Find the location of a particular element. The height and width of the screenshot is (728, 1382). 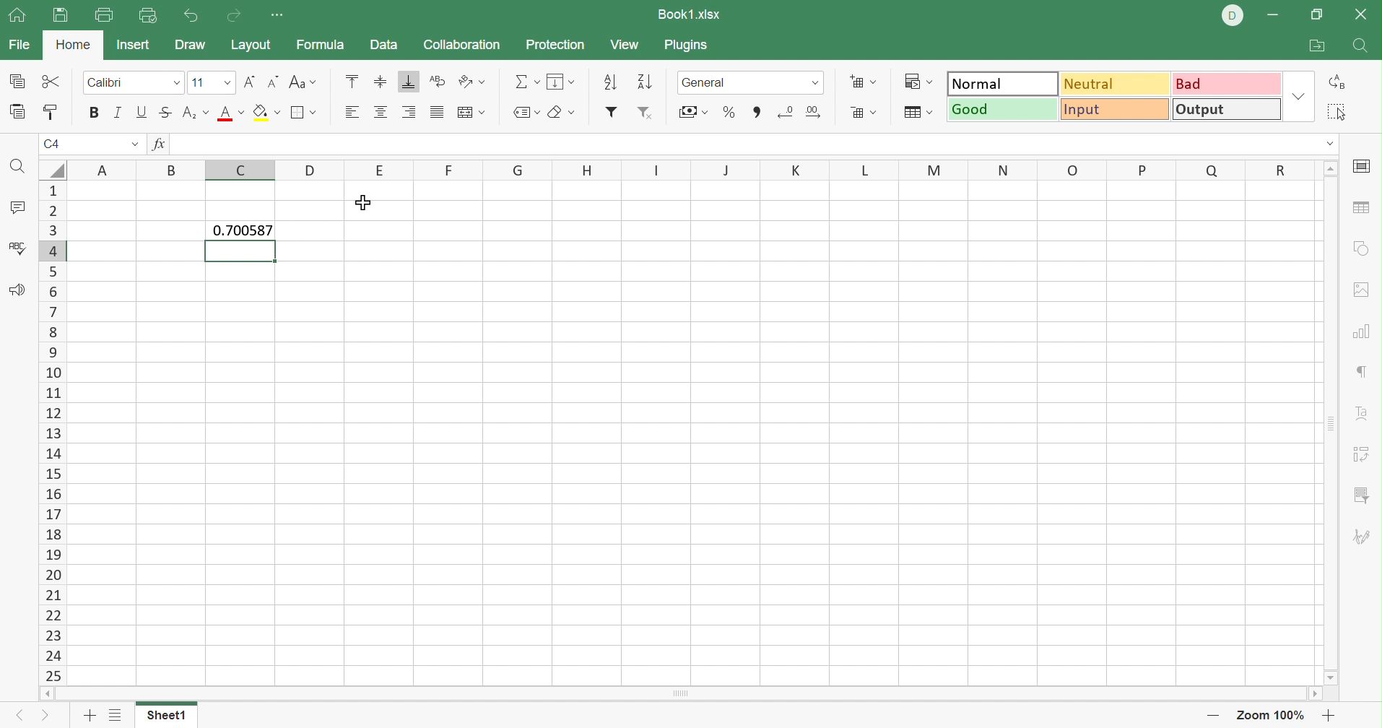

C4 is located at coordinates (56, 144).